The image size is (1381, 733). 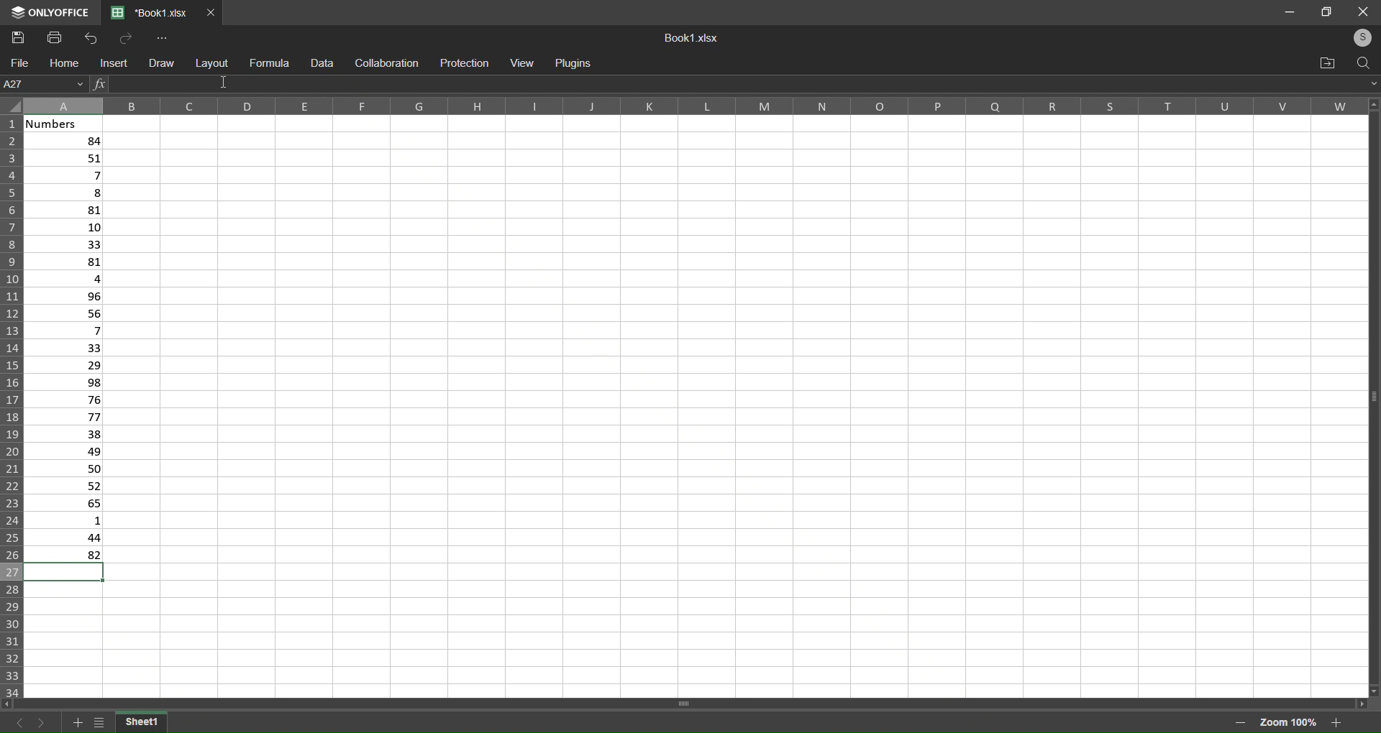 I want to click on Print, so click(x=53, y=38).